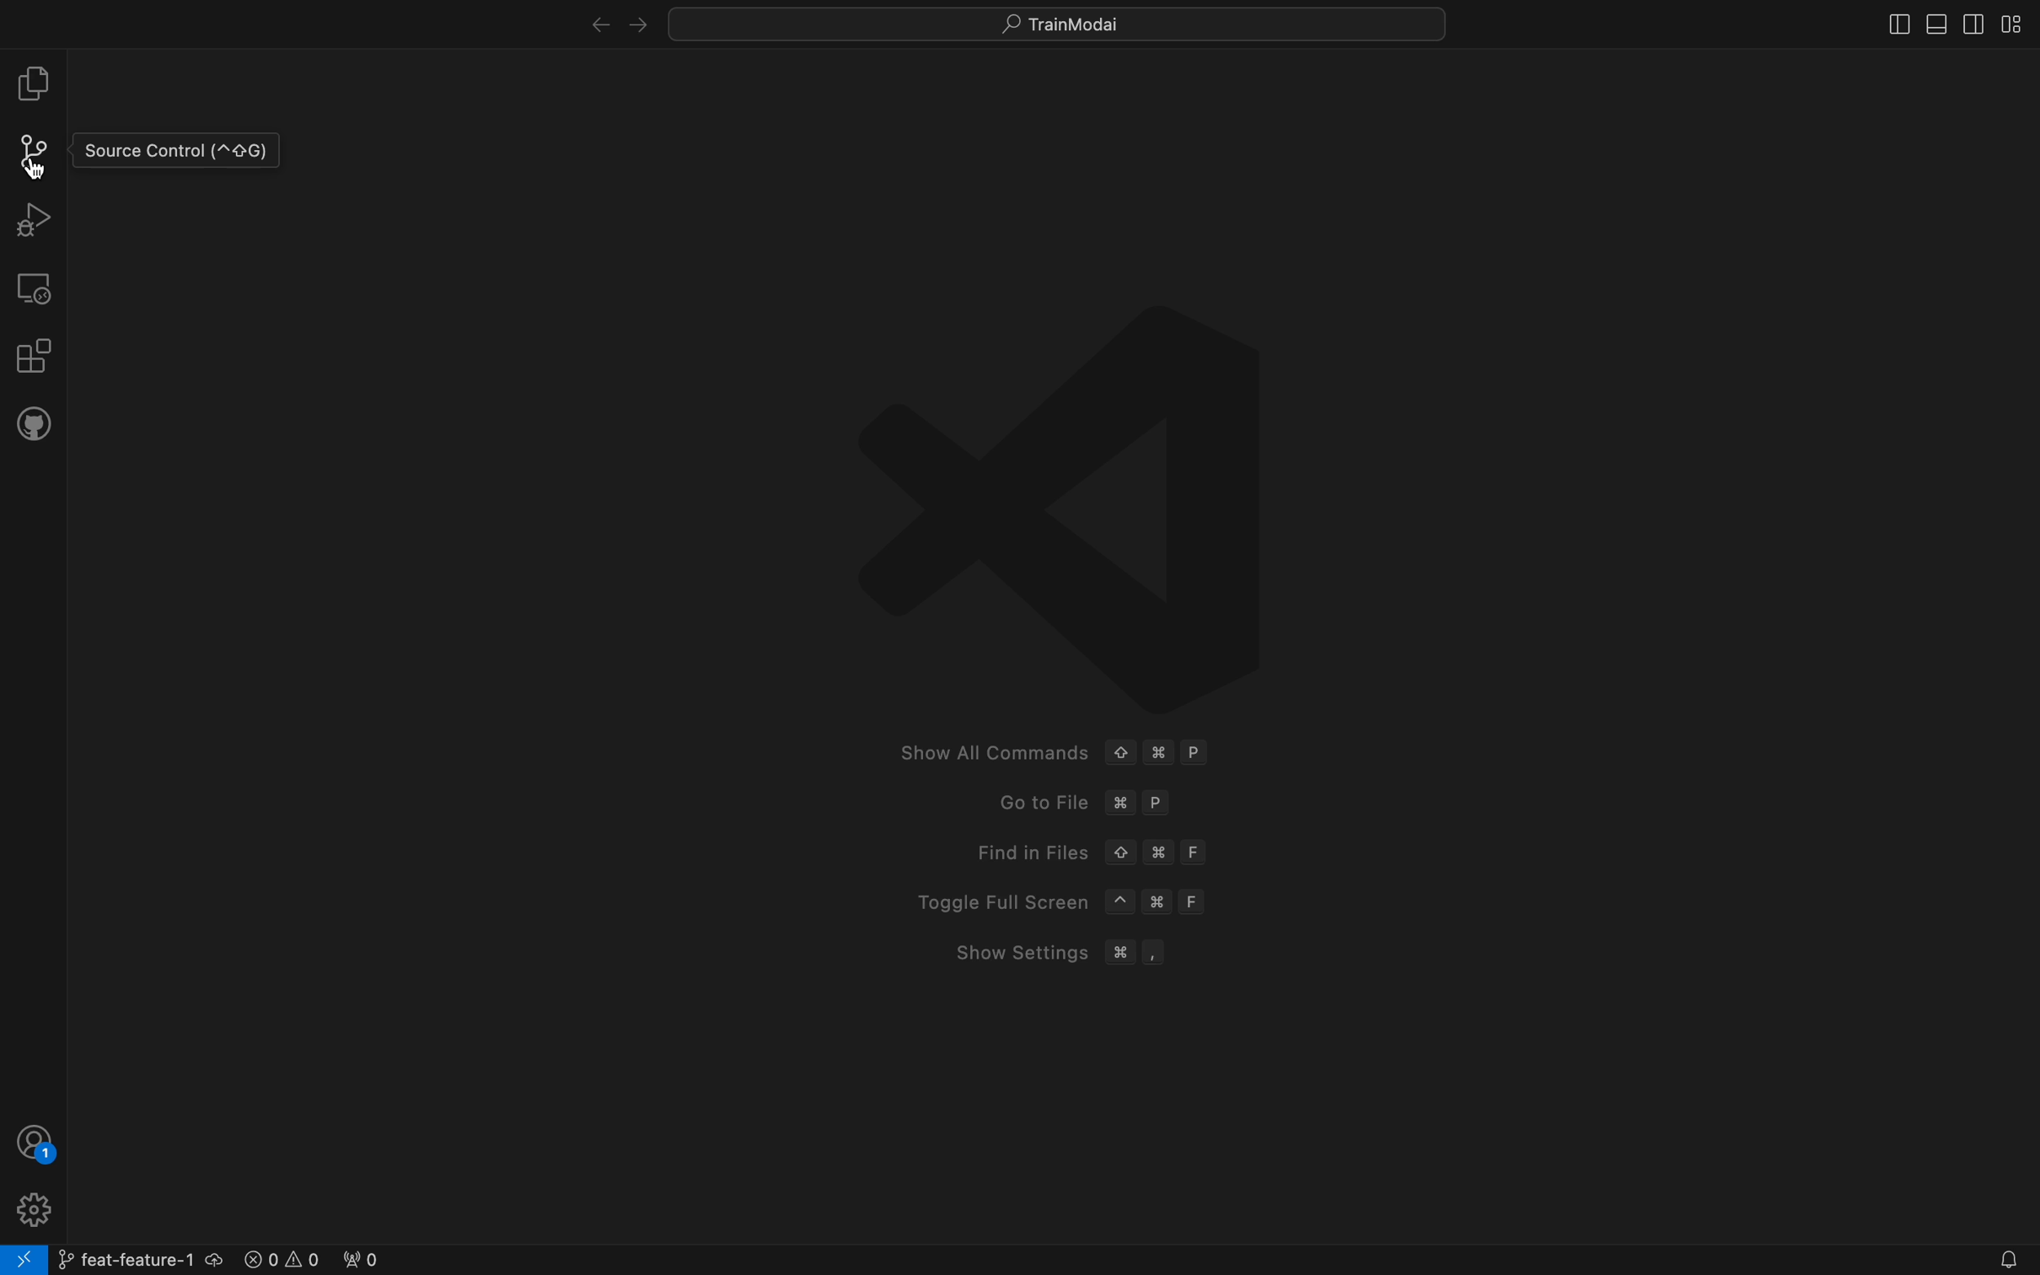 The height and width of the screenshot is (1275, 2040). I want to click on Up, so click(1120, 753).